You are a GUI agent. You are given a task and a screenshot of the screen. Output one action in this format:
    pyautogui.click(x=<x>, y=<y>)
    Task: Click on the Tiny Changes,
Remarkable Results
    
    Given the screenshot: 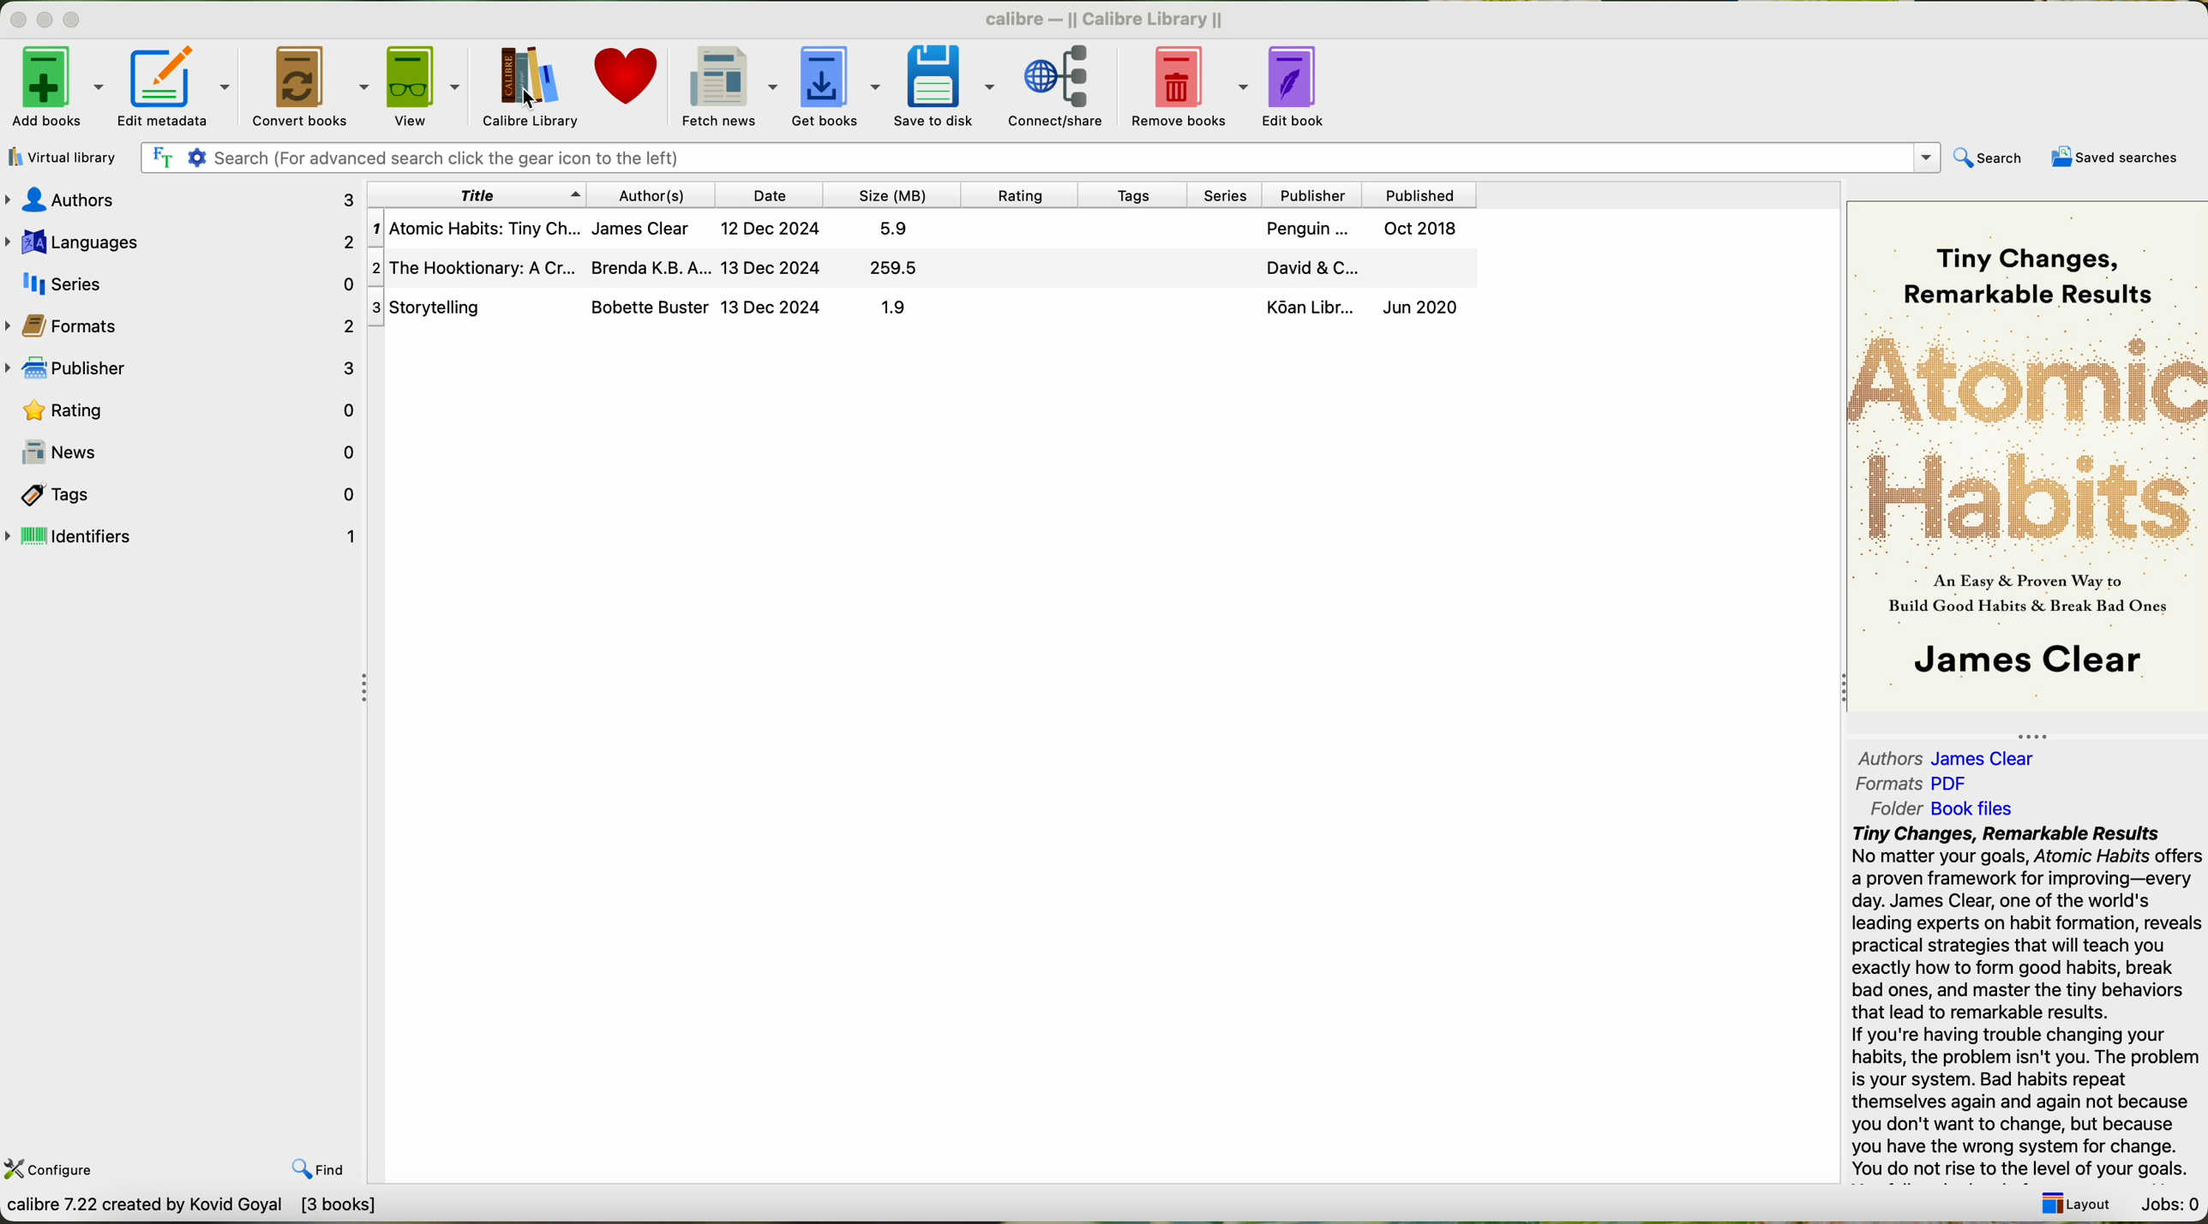 What is the action you would take?
    pyautogui.click(x=2020, y=260)
    